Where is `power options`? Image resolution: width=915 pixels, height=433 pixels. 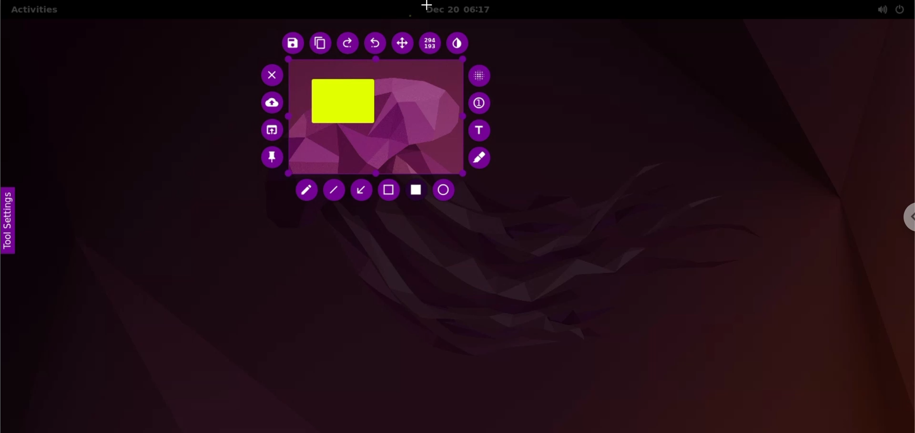
power options is located at coordinates (900, 9).